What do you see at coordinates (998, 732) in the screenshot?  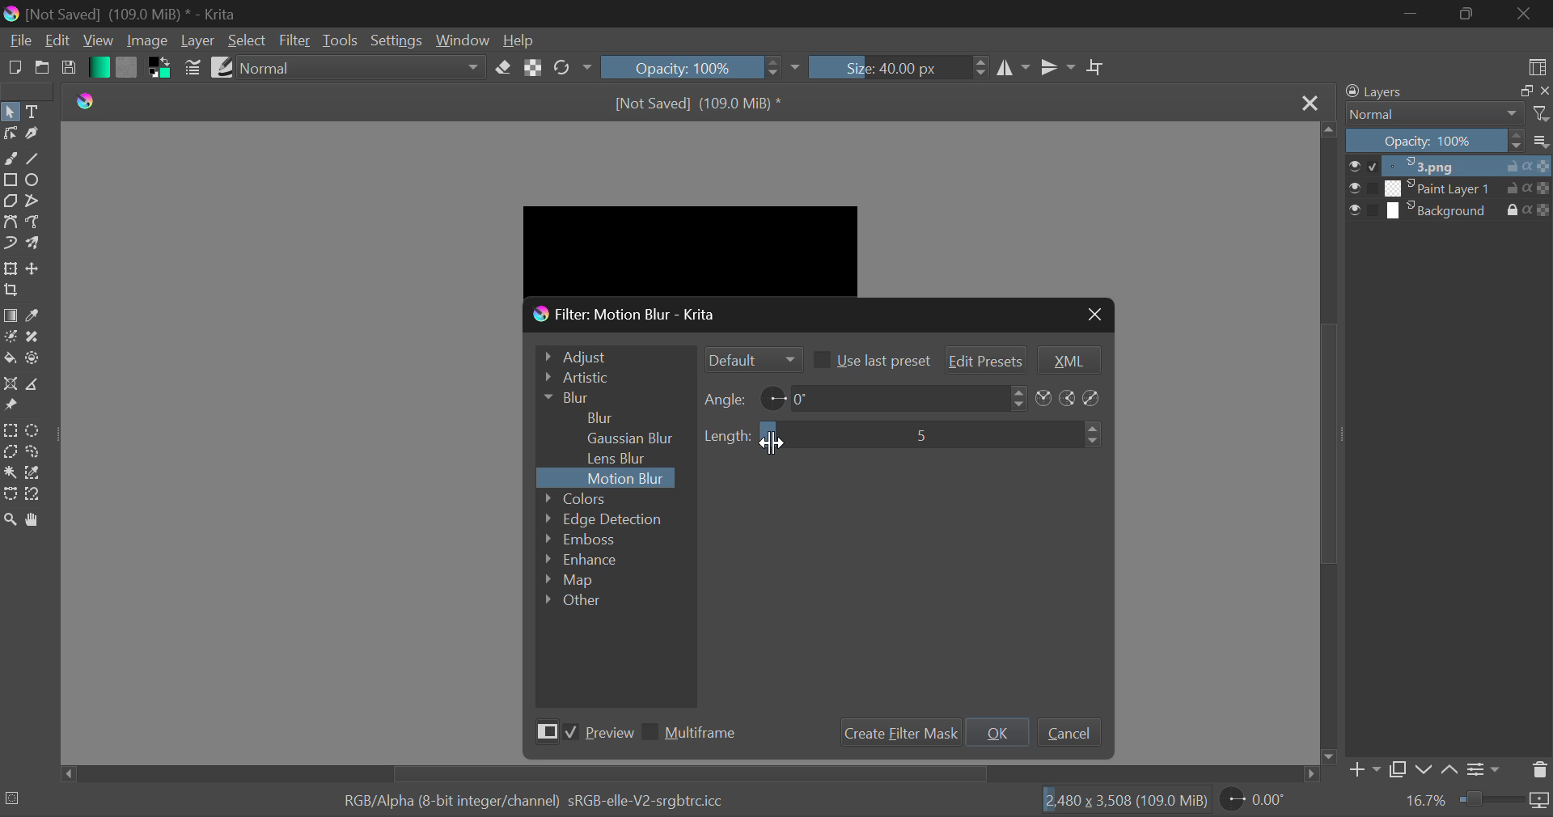 I see `OK` at bounding box center [998, 732].